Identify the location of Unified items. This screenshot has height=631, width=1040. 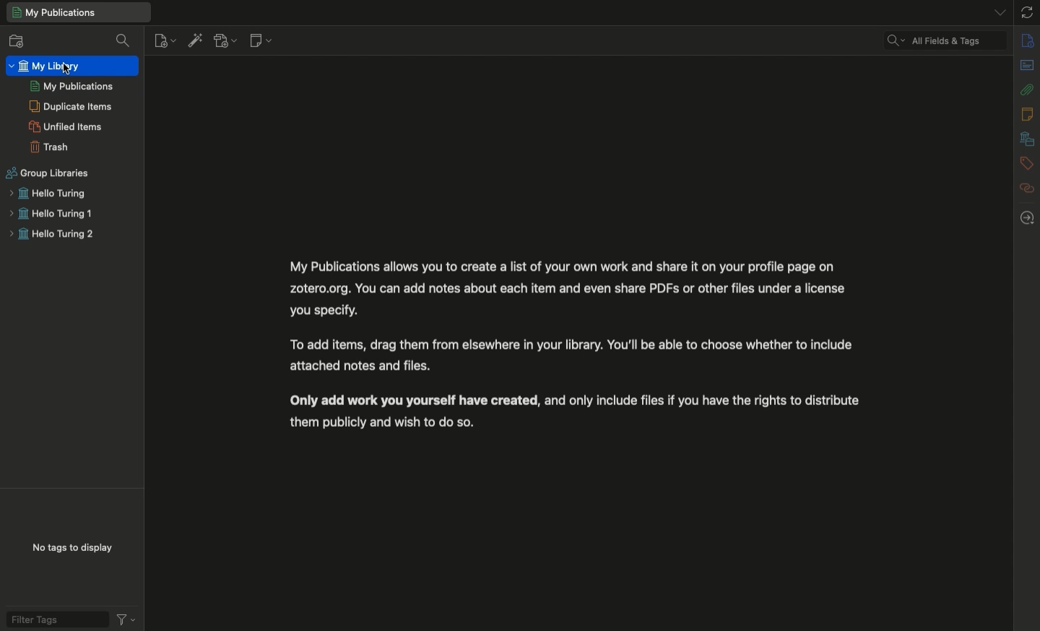
(66, 128).